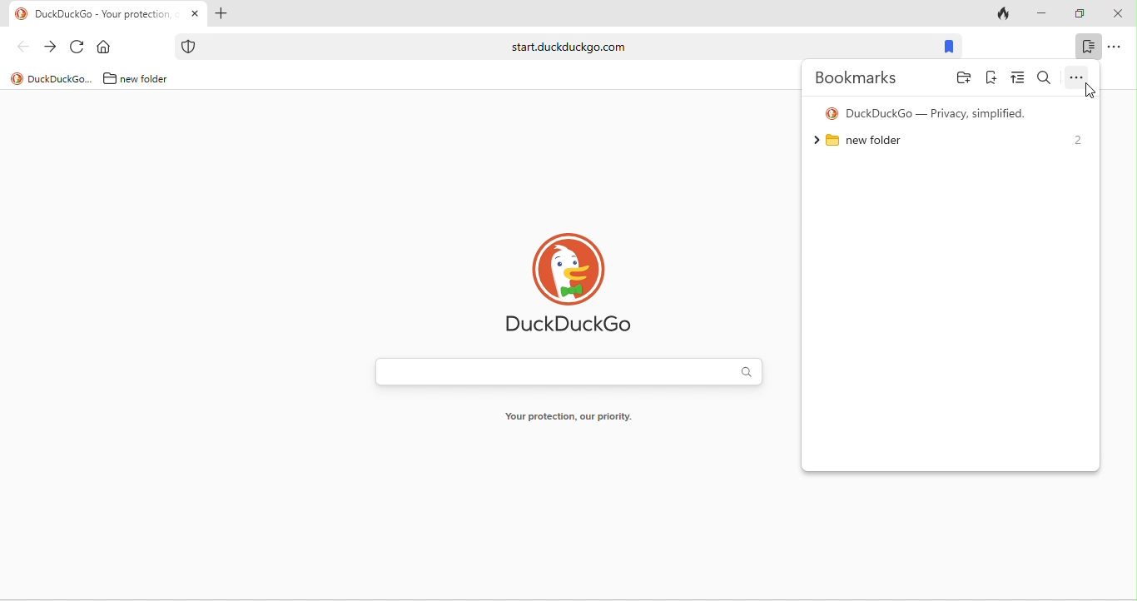 The height and width of the screenshot is (601, 1137). What do you see at coordinates (949, 47) in the screenshot?
I see `bookmark` at bounding box center [949, 47].